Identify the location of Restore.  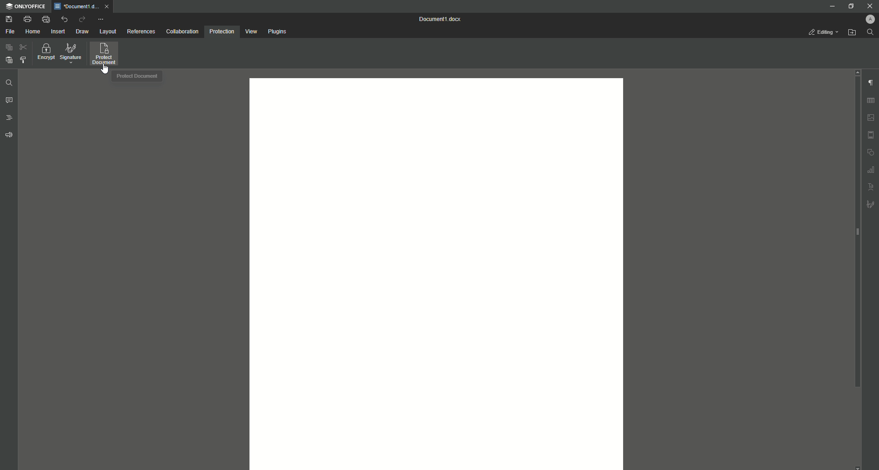
(851, 6).